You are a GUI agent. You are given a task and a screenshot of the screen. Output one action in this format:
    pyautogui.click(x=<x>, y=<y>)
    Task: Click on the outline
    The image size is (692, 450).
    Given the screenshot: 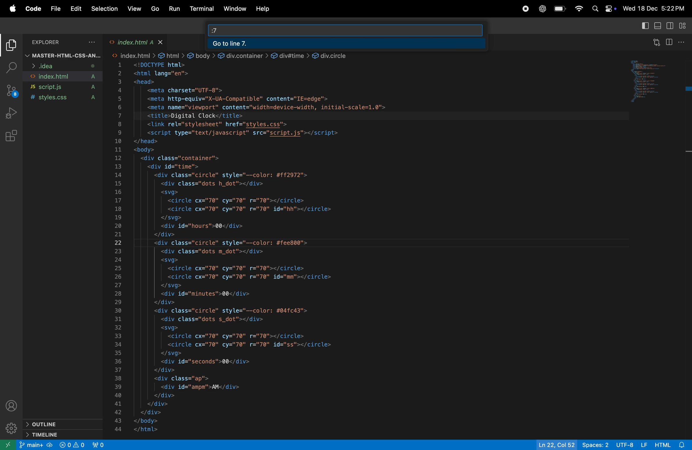 What is the action you would take?
    pyautogui.click(x=64, y=424)
    